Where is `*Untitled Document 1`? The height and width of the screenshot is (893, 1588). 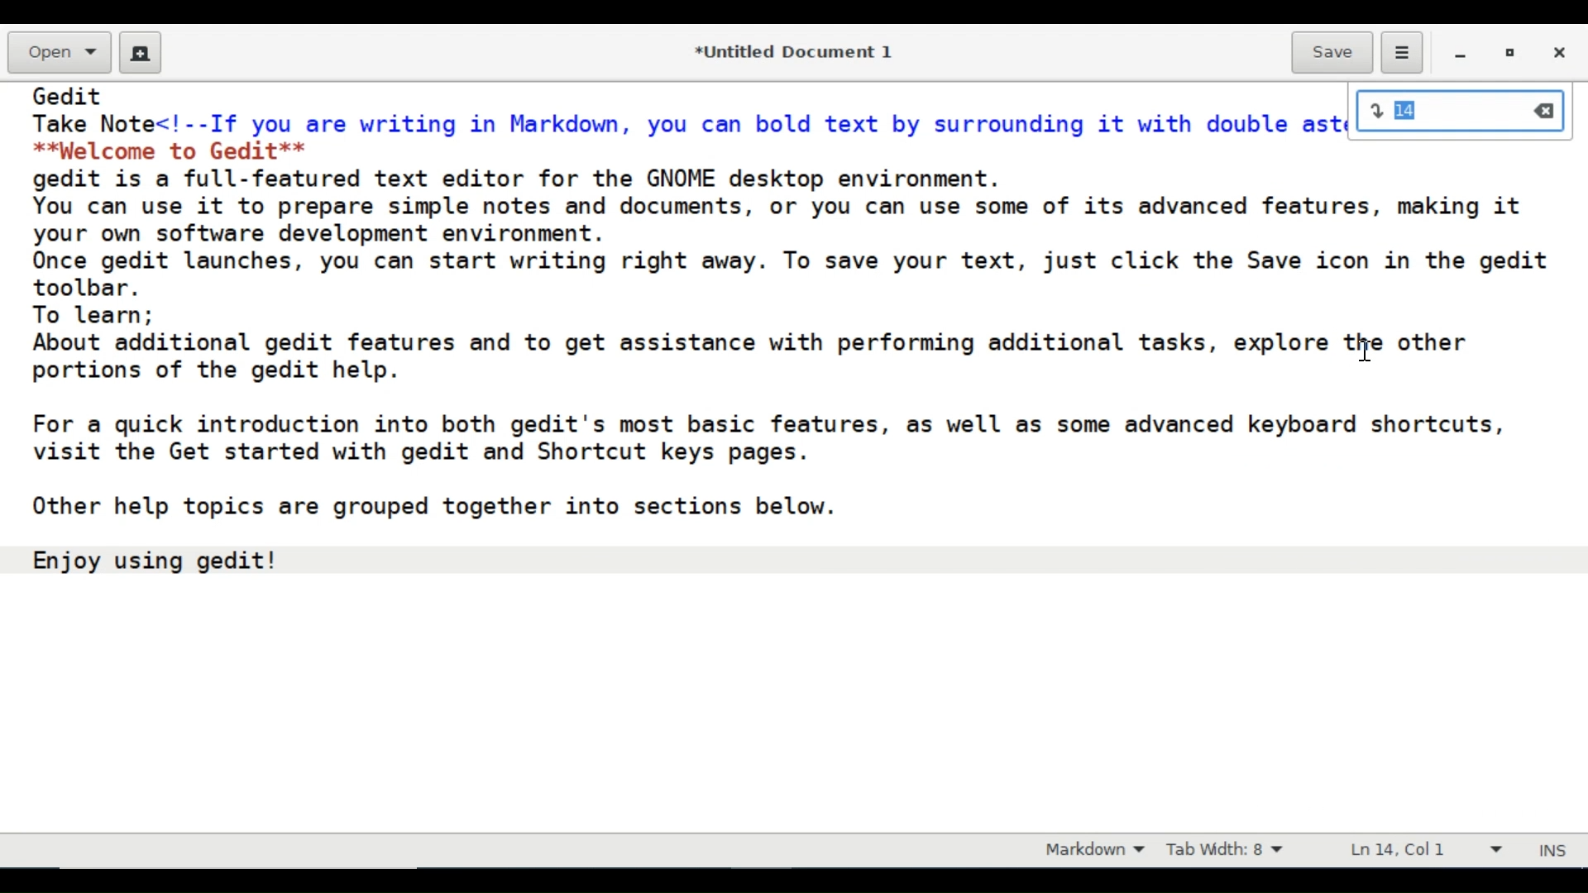
*Untitled Document 1 is located at coordinates (796, 54).